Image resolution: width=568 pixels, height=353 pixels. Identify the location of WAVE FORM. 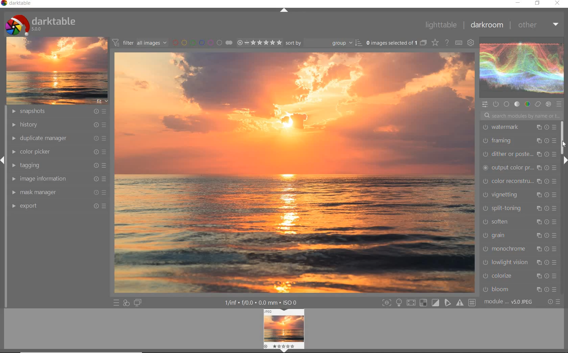
(521, 68).